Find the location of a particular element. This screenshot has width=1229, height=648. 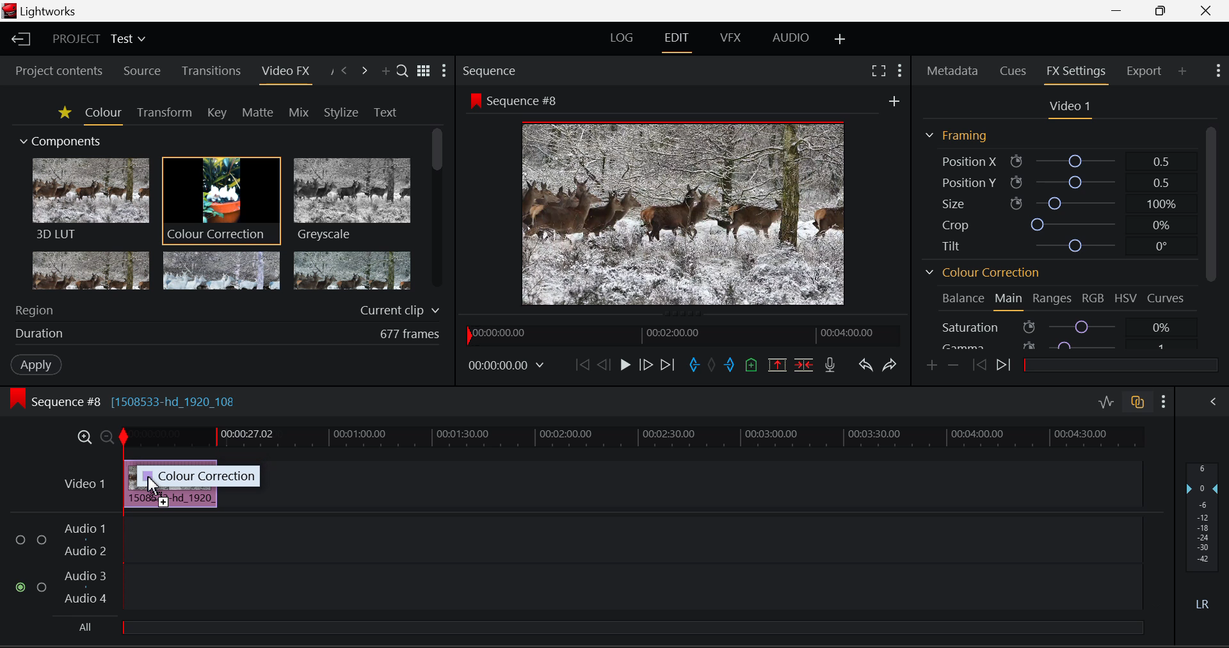

Audio 3 is located at coordinates (85, 577).